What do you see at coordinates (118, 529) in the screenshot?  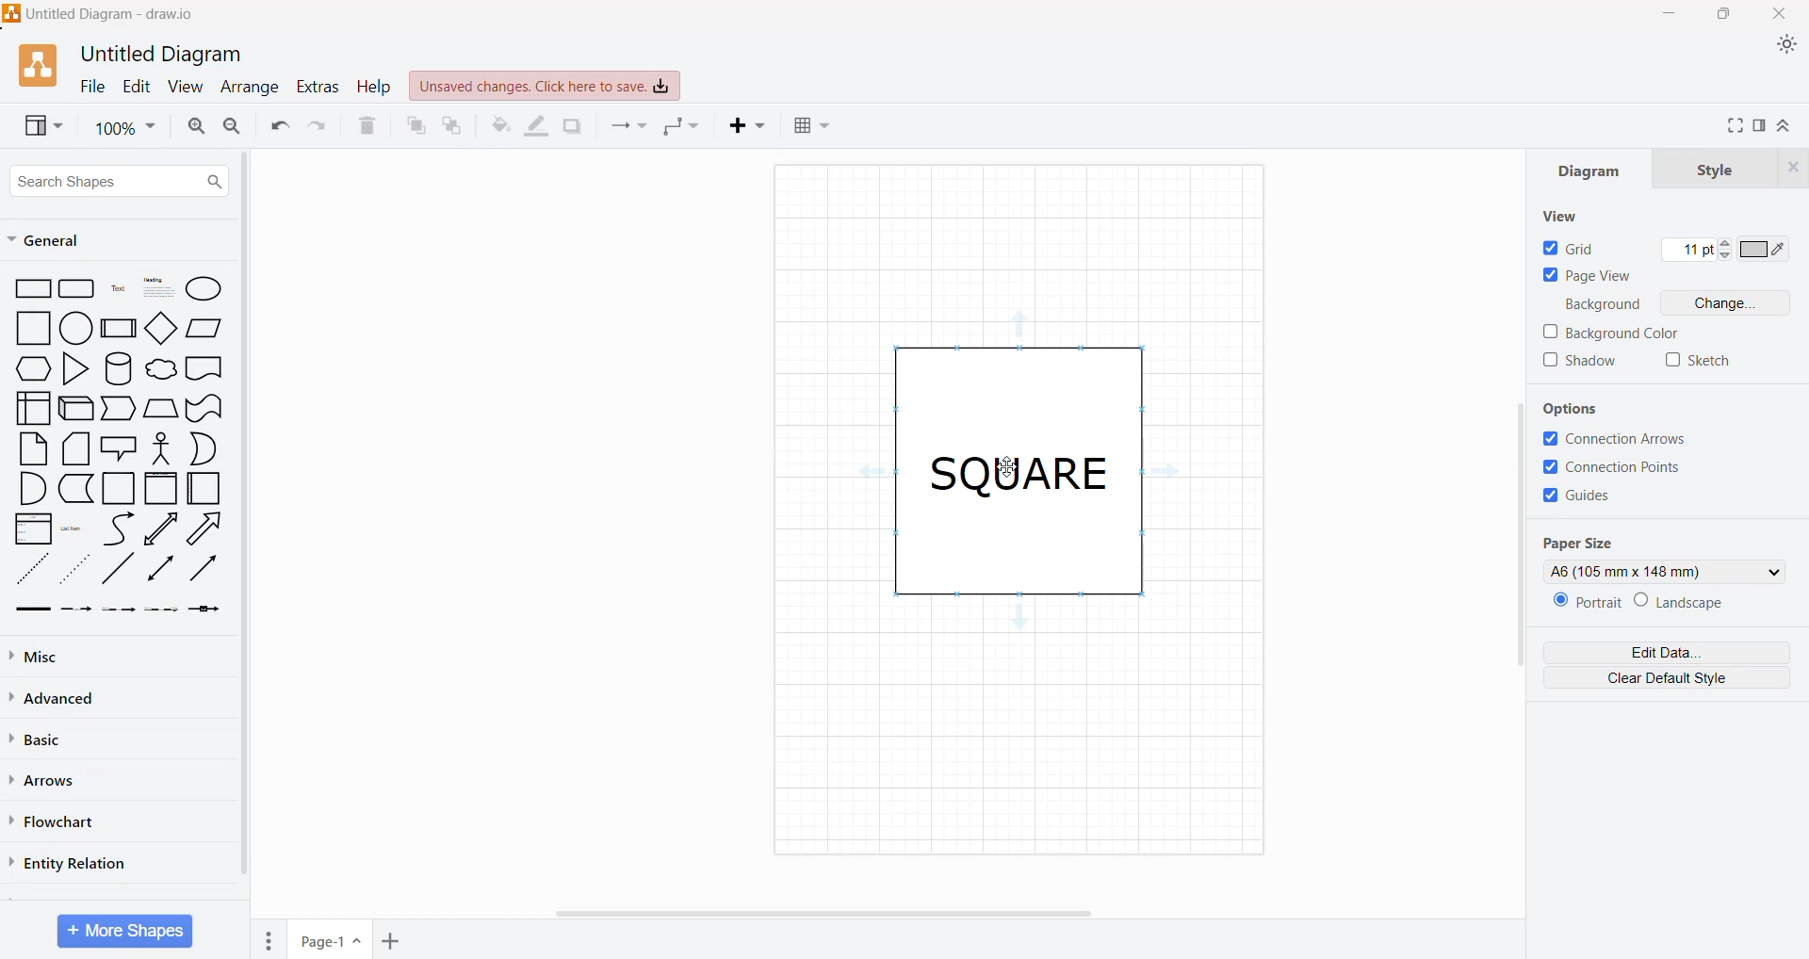 I see `Curved Line` at bounding box center [118, 529].